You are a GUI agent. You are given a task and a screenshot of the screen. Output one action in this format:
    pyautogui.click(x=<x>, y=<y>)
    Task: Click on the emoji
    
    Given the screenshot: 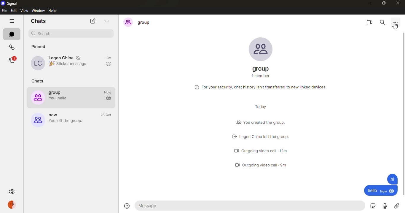 What is the action you would take?
    pyautogui.click(x=51, y=64)
    